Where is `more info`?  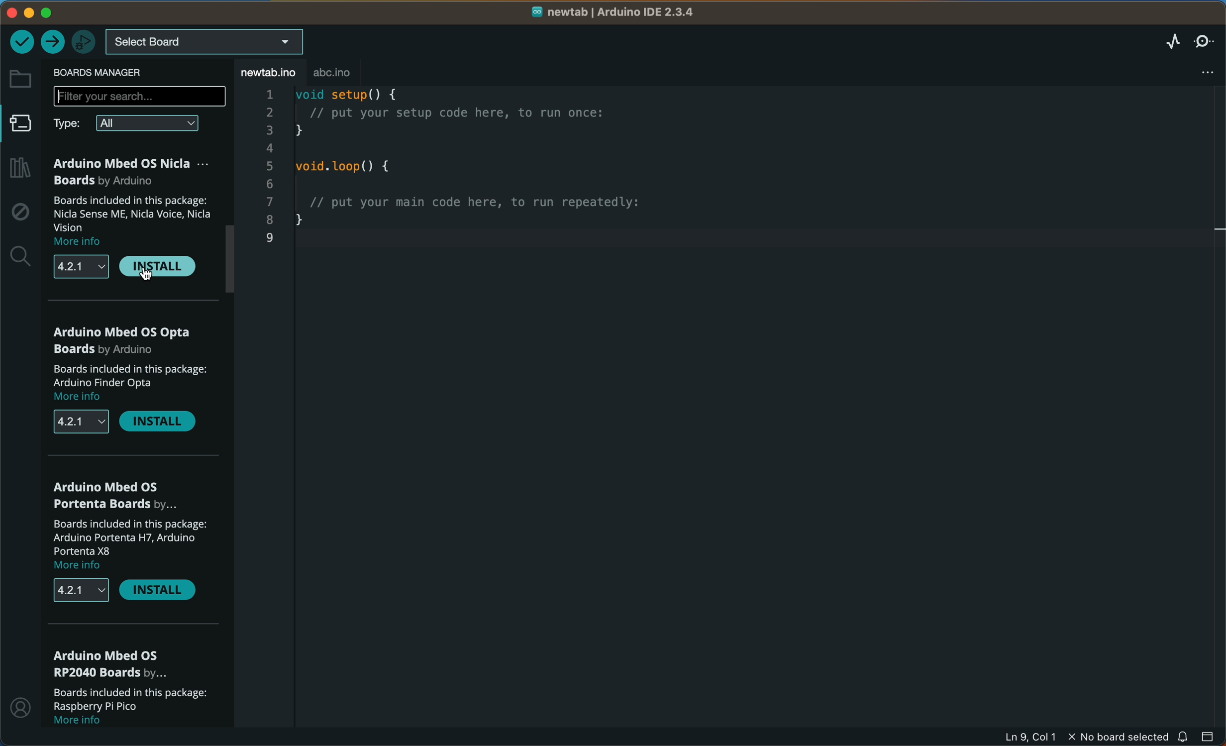 more info is located at coordinates (92, 723).